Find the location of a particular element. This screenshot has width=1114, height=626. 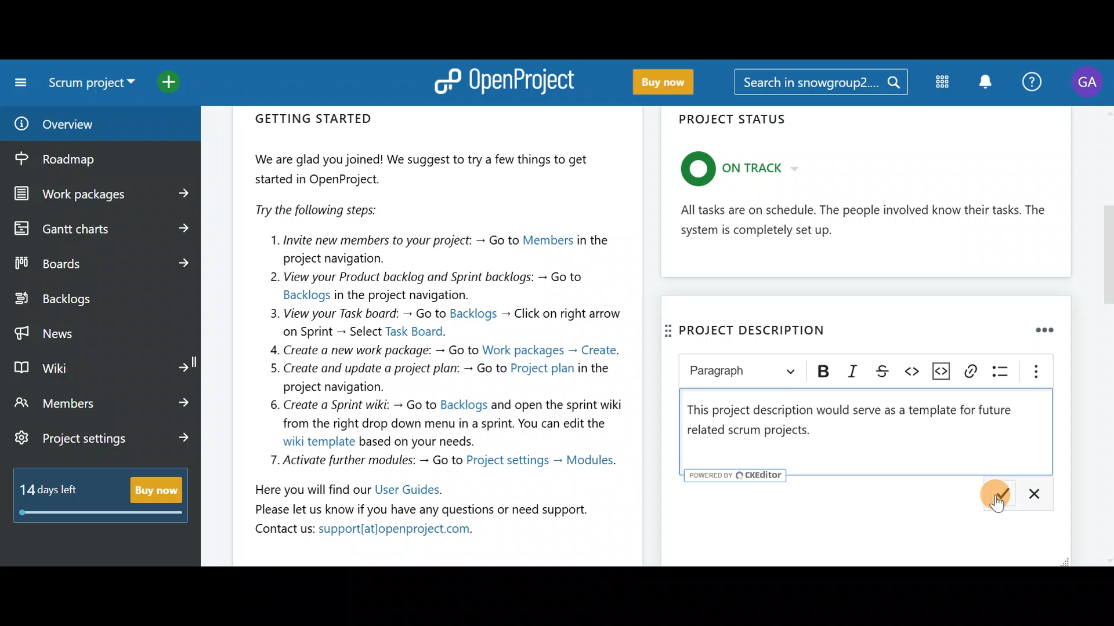

Bold is located at coordinates (824, 372).